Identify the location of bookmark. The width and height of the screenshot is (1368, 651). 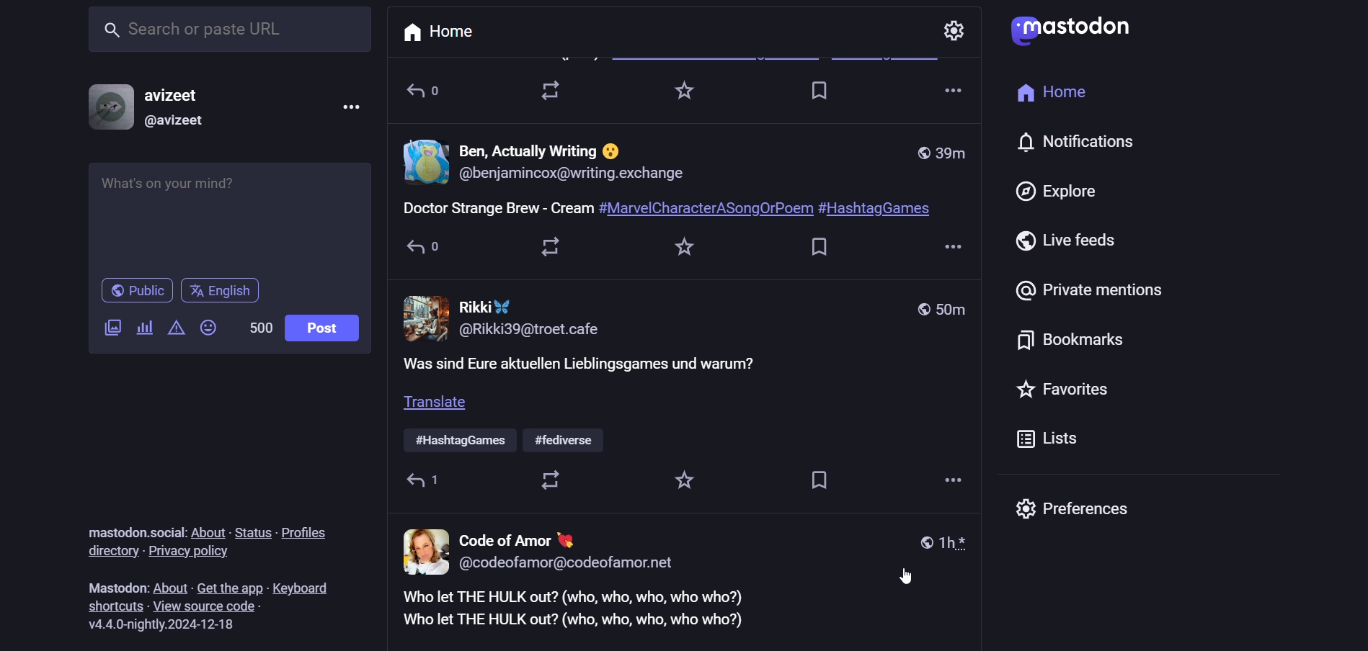
(821, 95).